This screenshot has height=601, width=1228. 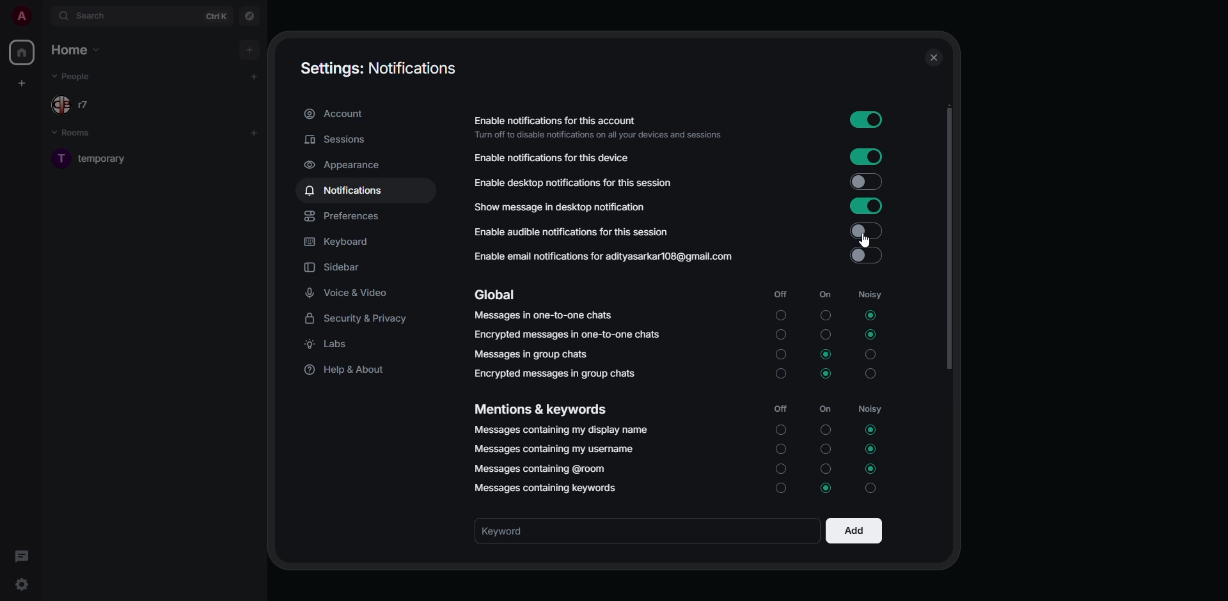 I want to click on enabled, so click(x=868, y=155).